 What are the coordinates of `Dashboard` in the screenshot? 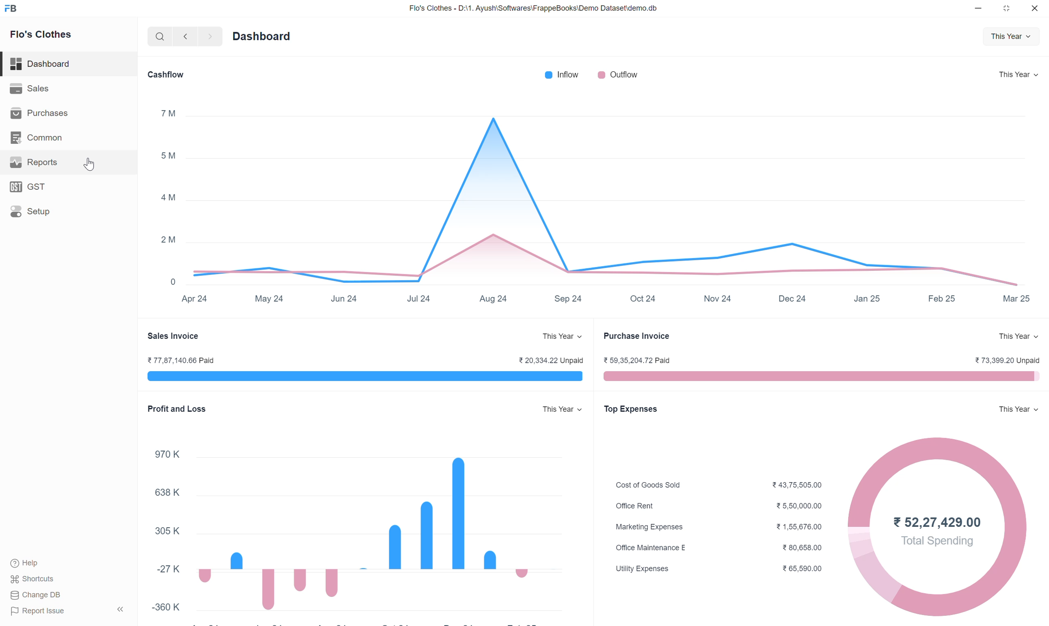 It's located at (265, 39).